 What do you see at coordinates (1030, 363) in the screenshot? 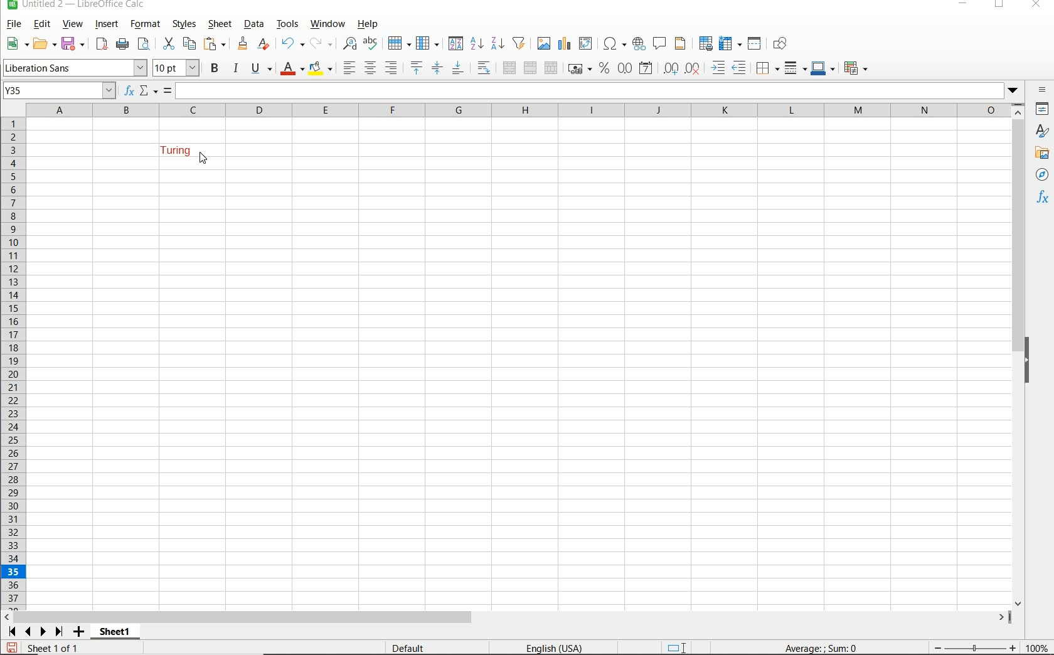
I see `HIDE` at bounding box center [1030, 363].